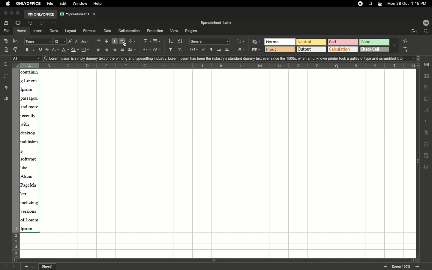  Describe the element at coordinates (426, 122) in the screenshot. I see `paragraph settings` at that location.